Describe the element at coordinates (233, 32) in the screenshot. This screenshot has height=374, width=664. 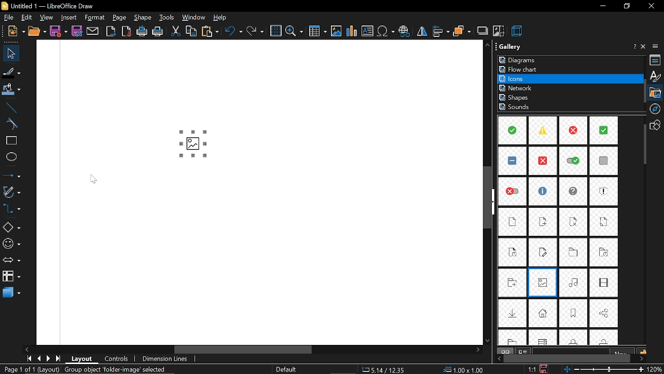
I see `undo` at that location.